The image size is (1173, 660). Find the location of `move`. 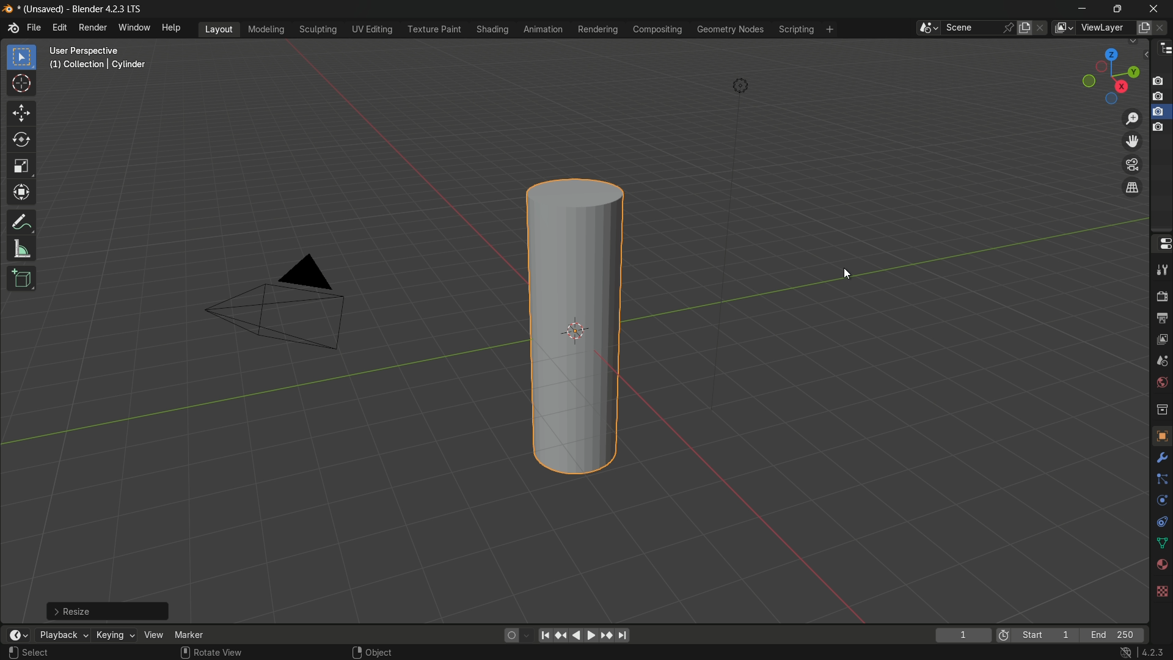

move is located at coordinates (23, 113).